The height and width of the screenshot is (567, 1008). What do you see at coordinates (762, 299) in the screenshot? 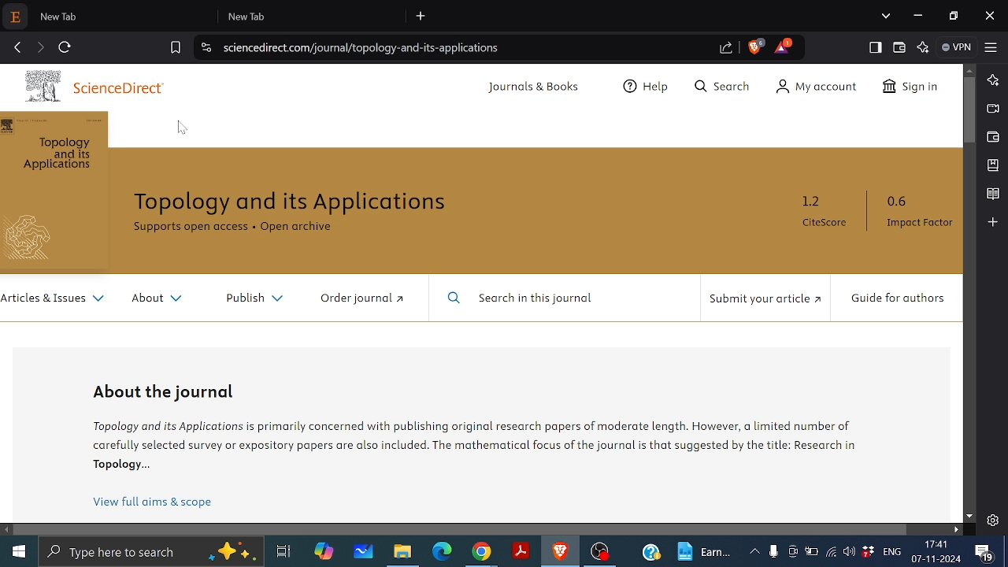
I see `Submit your article ` at bounding box center [762, 299].